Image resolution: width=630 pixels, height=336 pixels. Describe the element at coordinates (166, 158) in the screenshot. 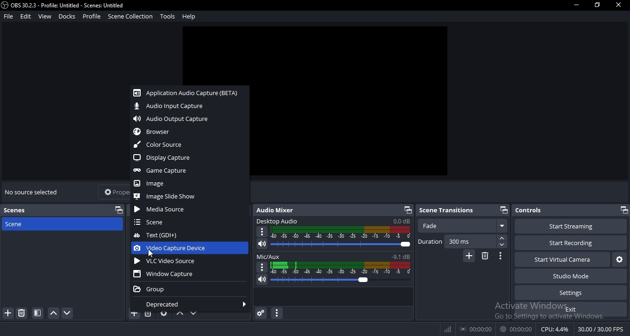

I see `display capture` at that location.